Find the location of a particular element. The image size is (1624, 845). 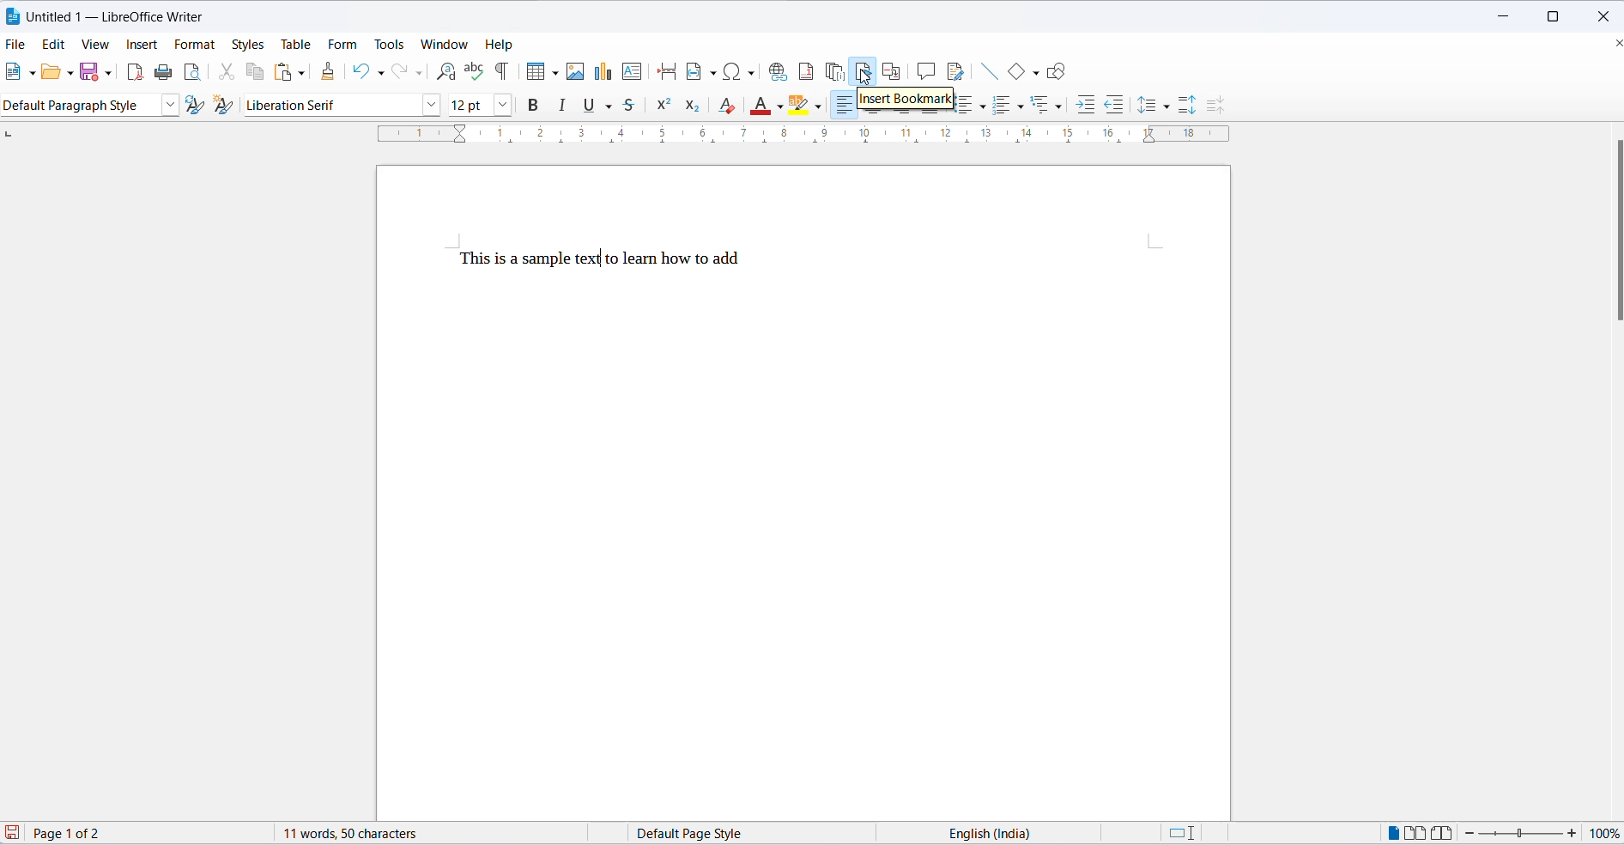

add charts is located at coordinates (603, 74).